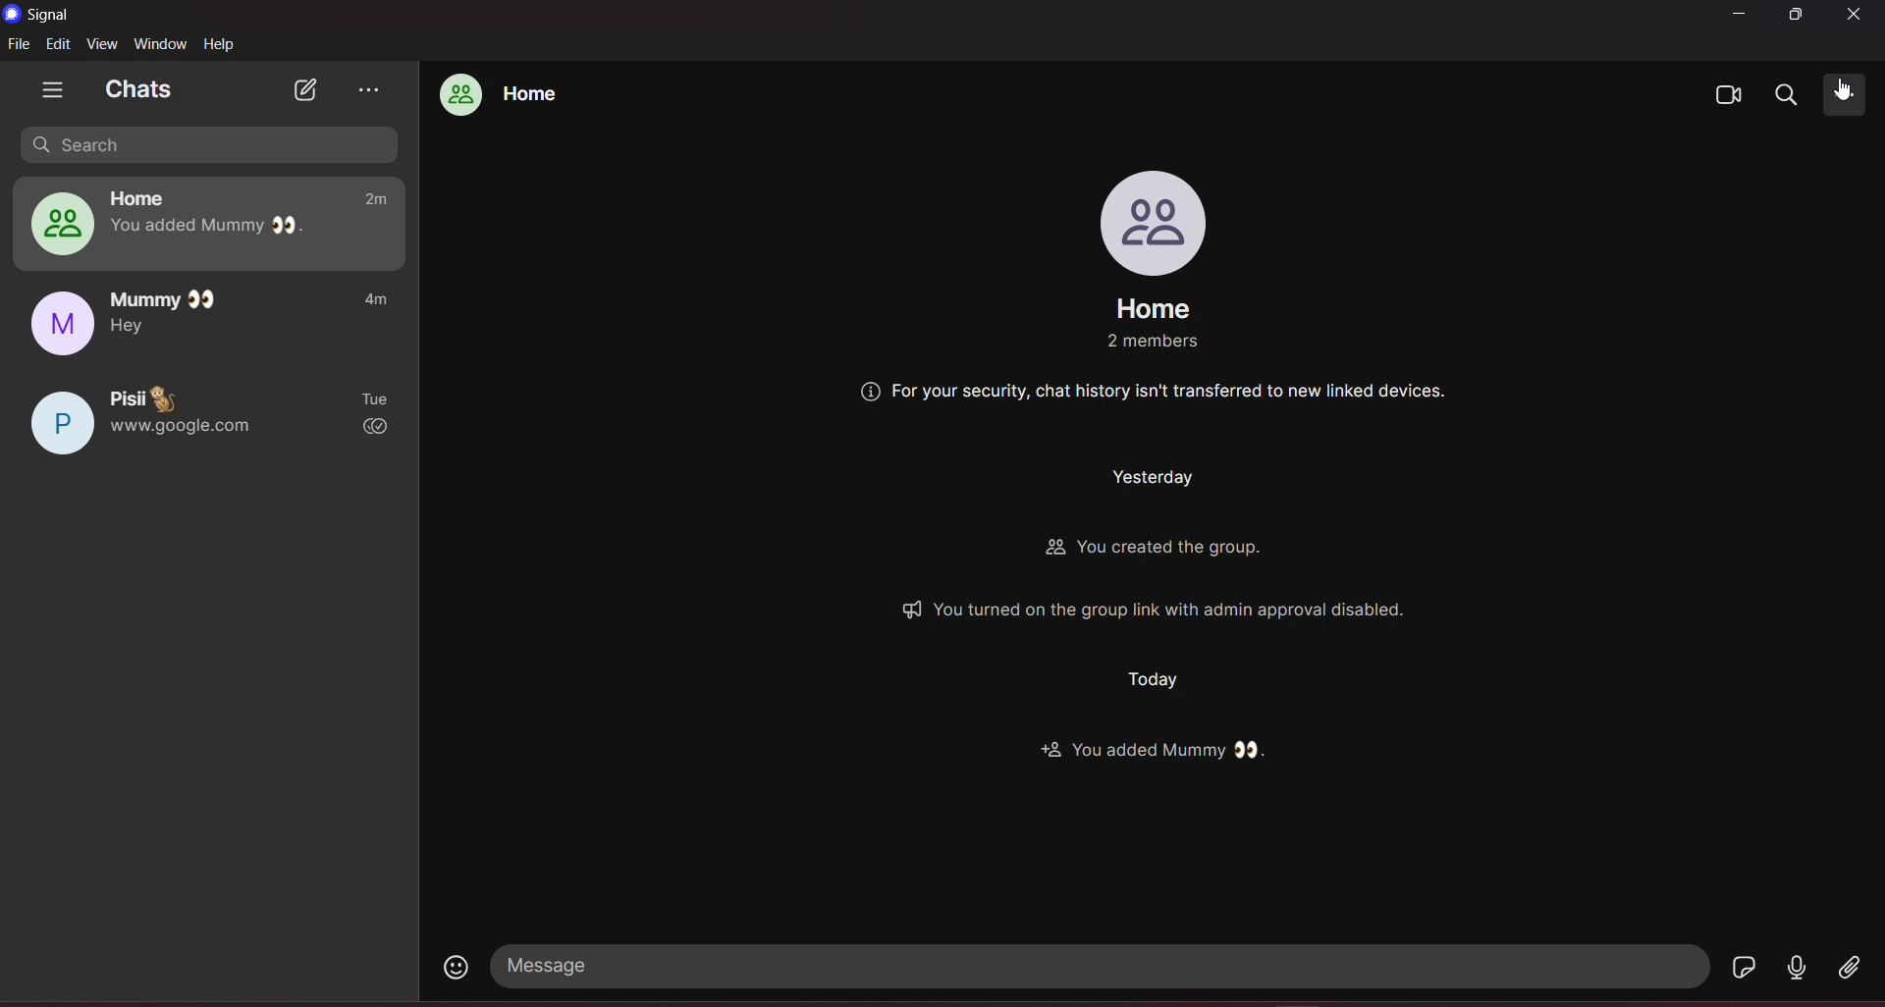 This screenshot has height=1007, width=1885. Describe the element at coordinates (216, 222) in the screenshot. I see `home group chat` at that location.